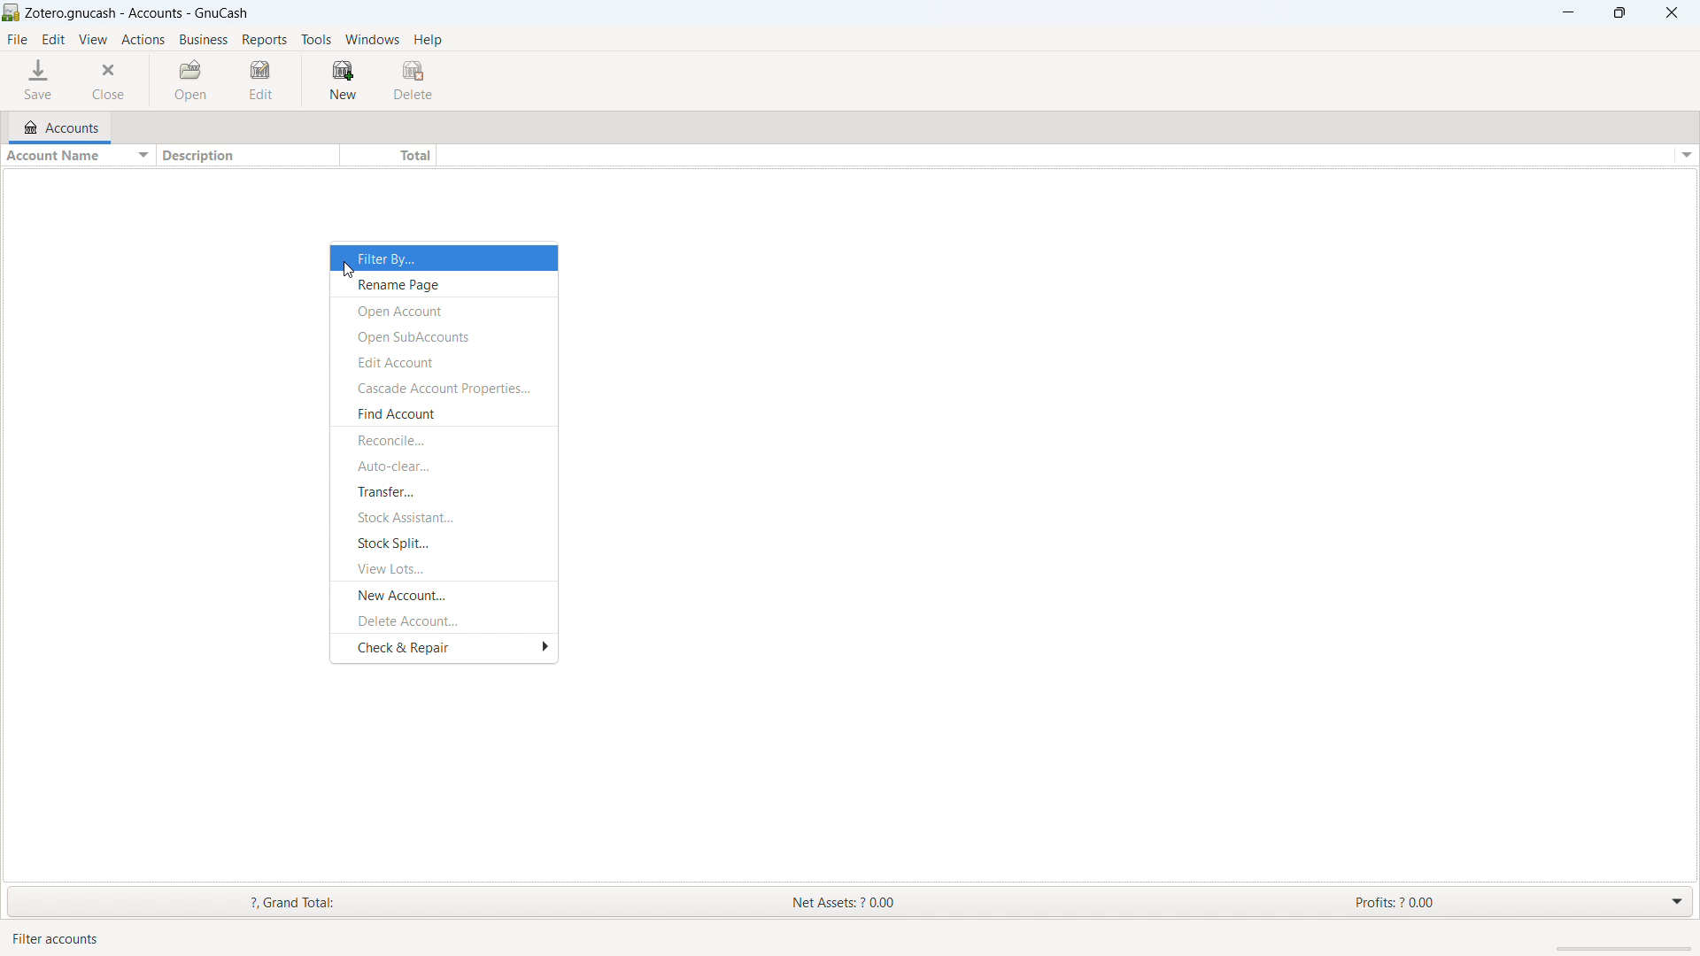  What do you see at coordinates (444, 595) in the screenshot?
I see `new account` at bounding box center [444, 595].